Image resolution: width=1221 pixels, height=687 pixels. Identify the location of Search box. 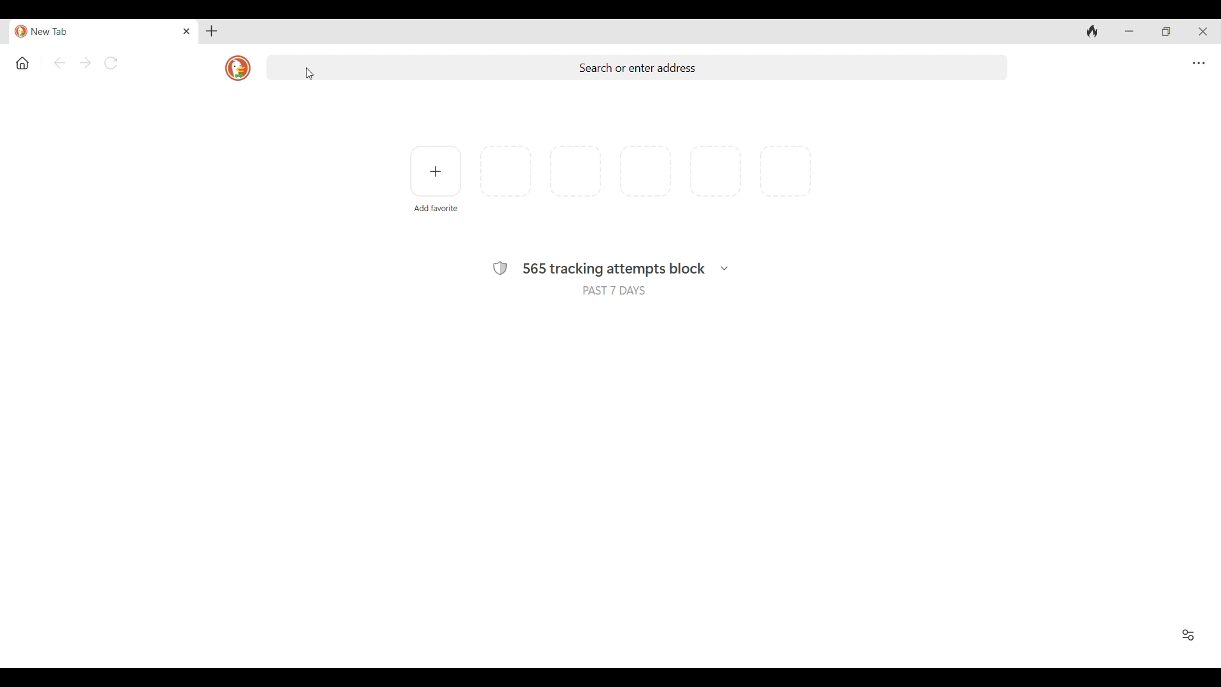
(637, 67).